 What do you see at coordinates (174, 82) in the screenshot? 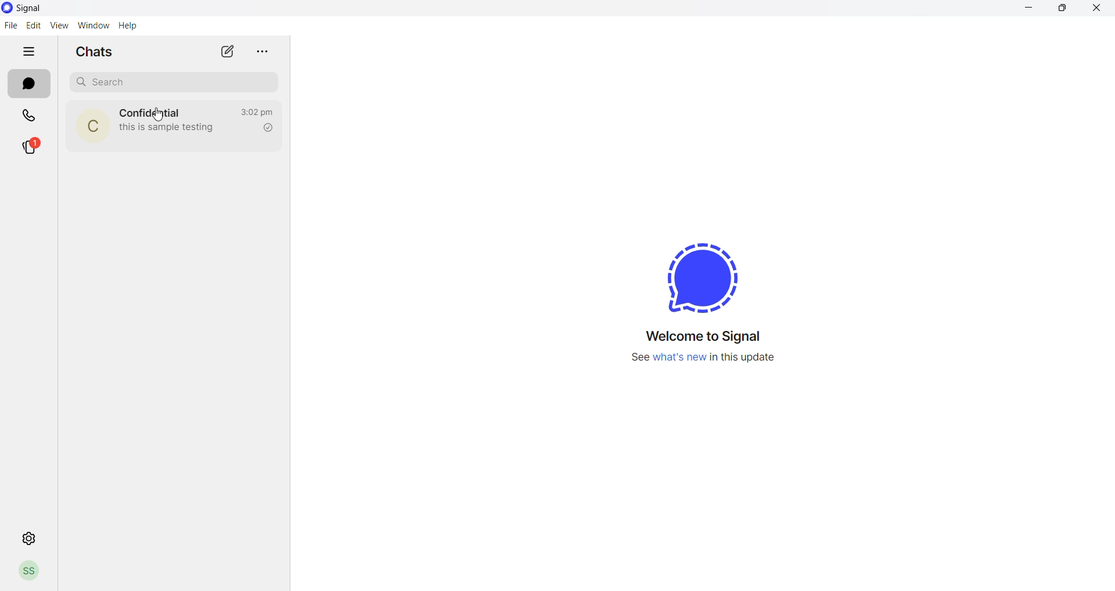
I see `search chats` at bounding box center [174, 82].